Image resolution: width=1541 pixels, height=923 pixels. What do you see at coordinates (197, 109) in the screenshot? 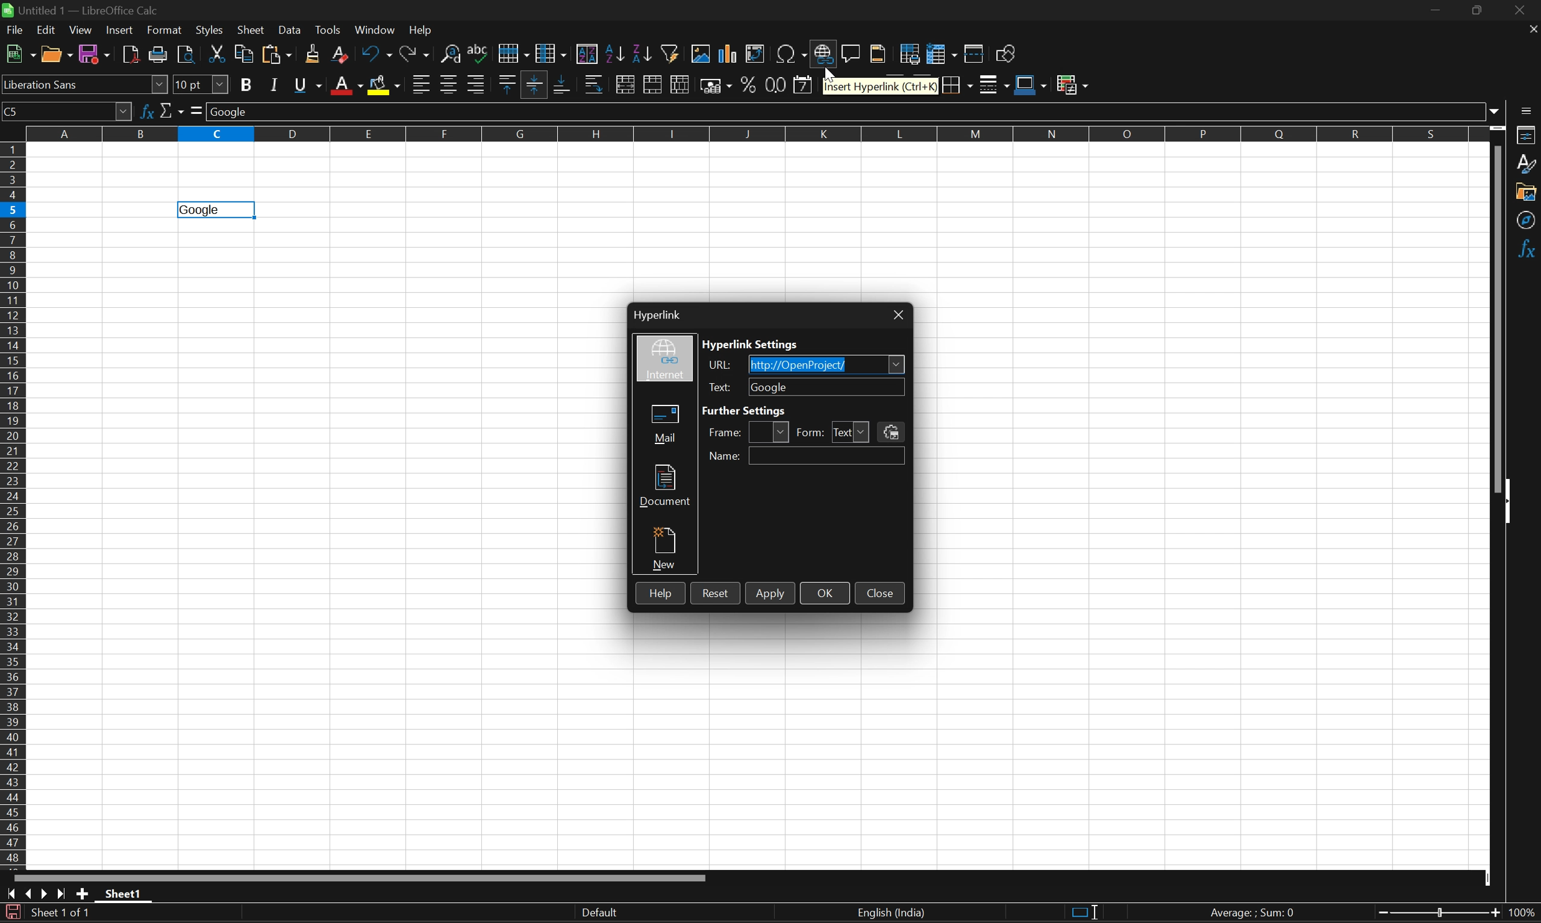
I see `Select formula` at bounding box center [197, 109].